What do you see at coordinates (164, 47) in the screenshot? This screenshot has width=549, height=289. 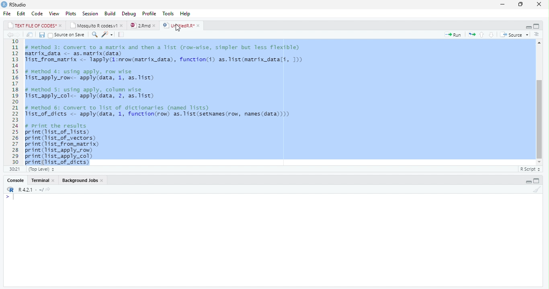 I see `# Method 3: Convert to a matrix and then a 11st (row-wise, simpler but less Tlexible)` at bounding box center [164, 47].